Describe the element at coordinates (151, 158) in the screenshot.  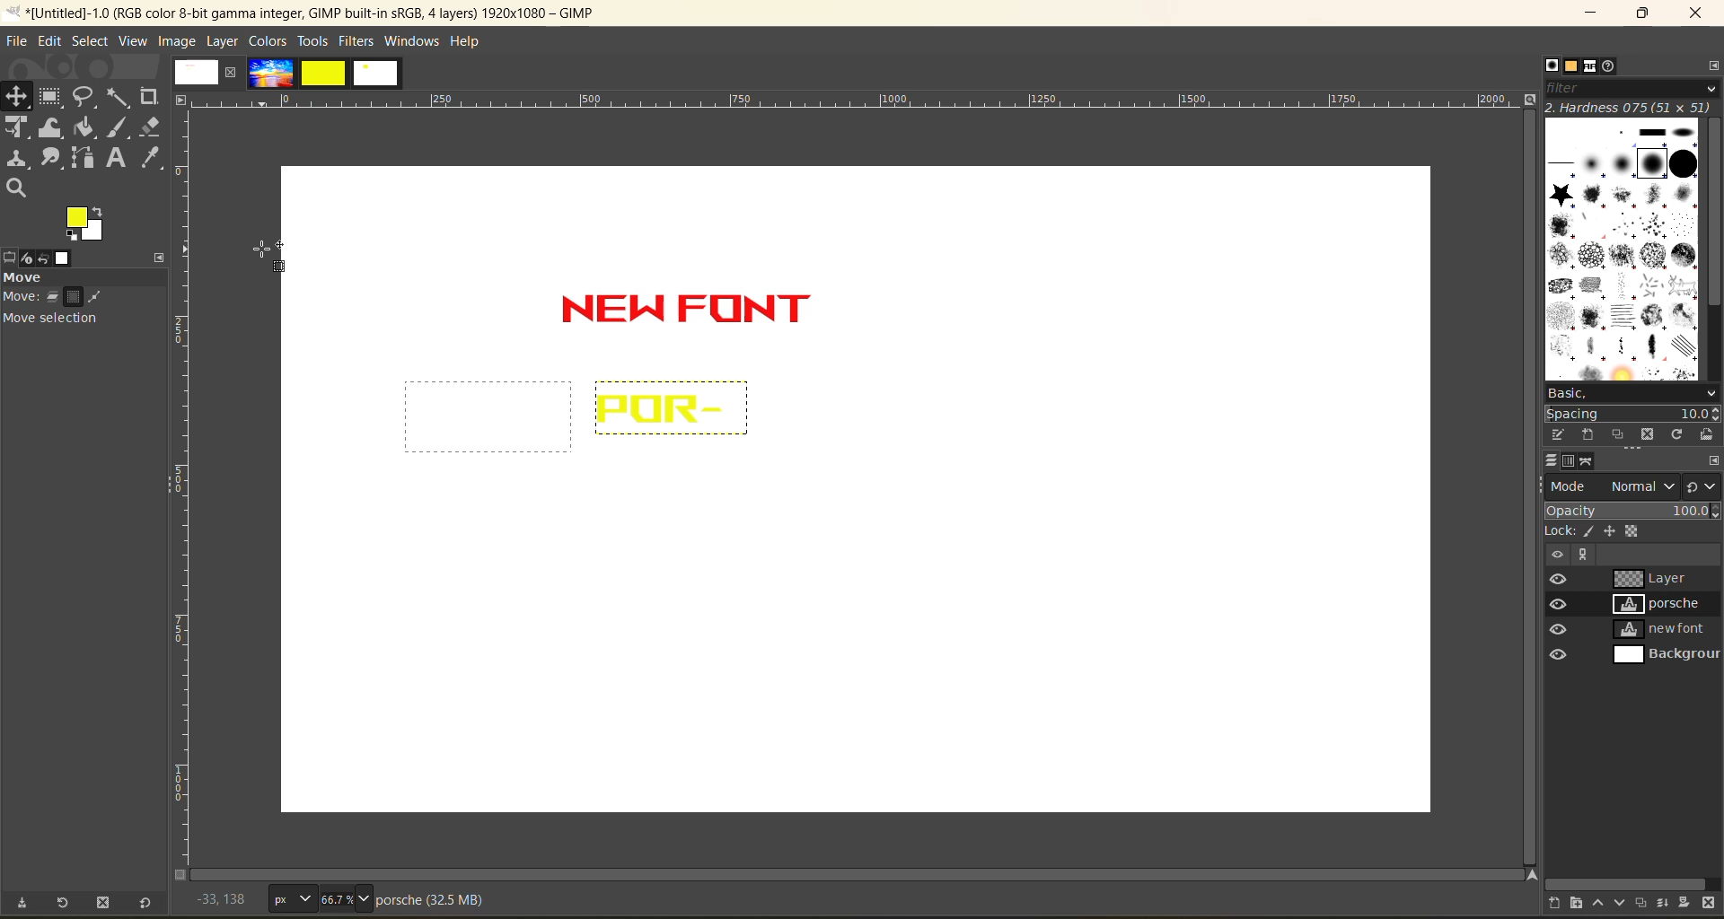
I see `color picker` at that location.